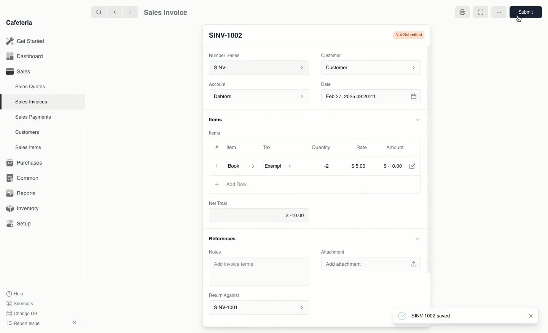  What do you see at coordinates (131, 12) in the screenshot?
I see `forward` at bounding box center [131, 12].